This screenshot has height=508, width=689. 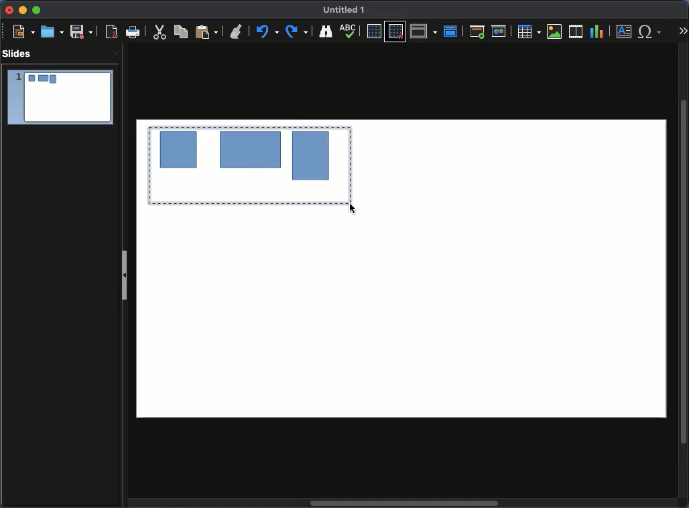 I want to click on Copy, so click(x=183, y=31).